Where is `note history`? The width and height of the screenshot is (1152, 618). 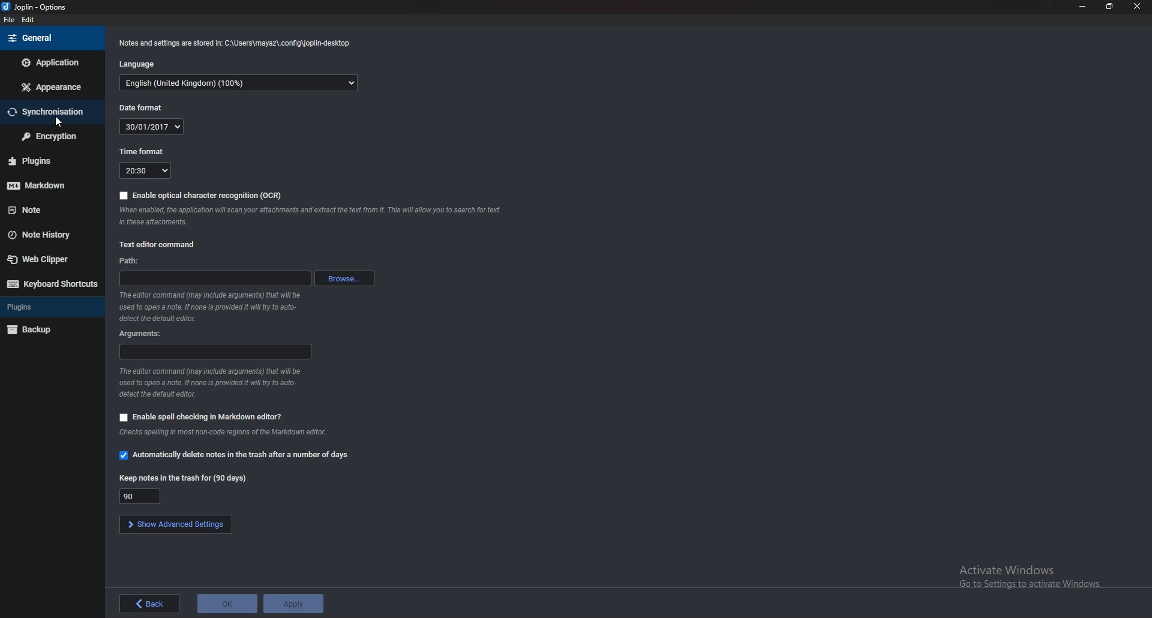
note history is located at coordinates (48, 233).